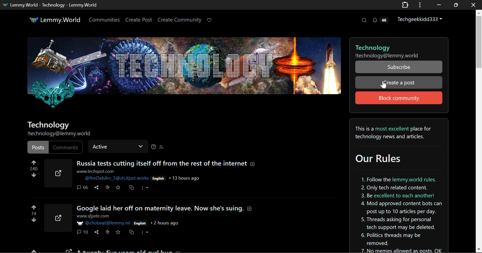 The height and width of the screenshot is (253, 482). I want to click on Comments, so click(83, 232).